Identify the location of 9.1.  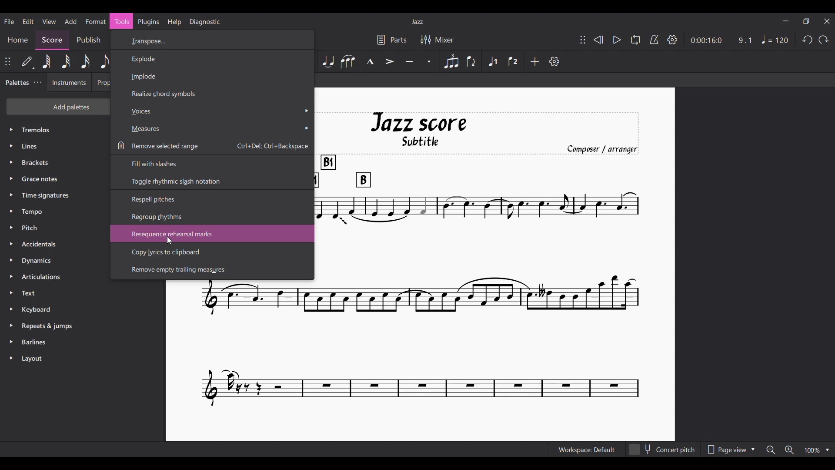
(745, 40).